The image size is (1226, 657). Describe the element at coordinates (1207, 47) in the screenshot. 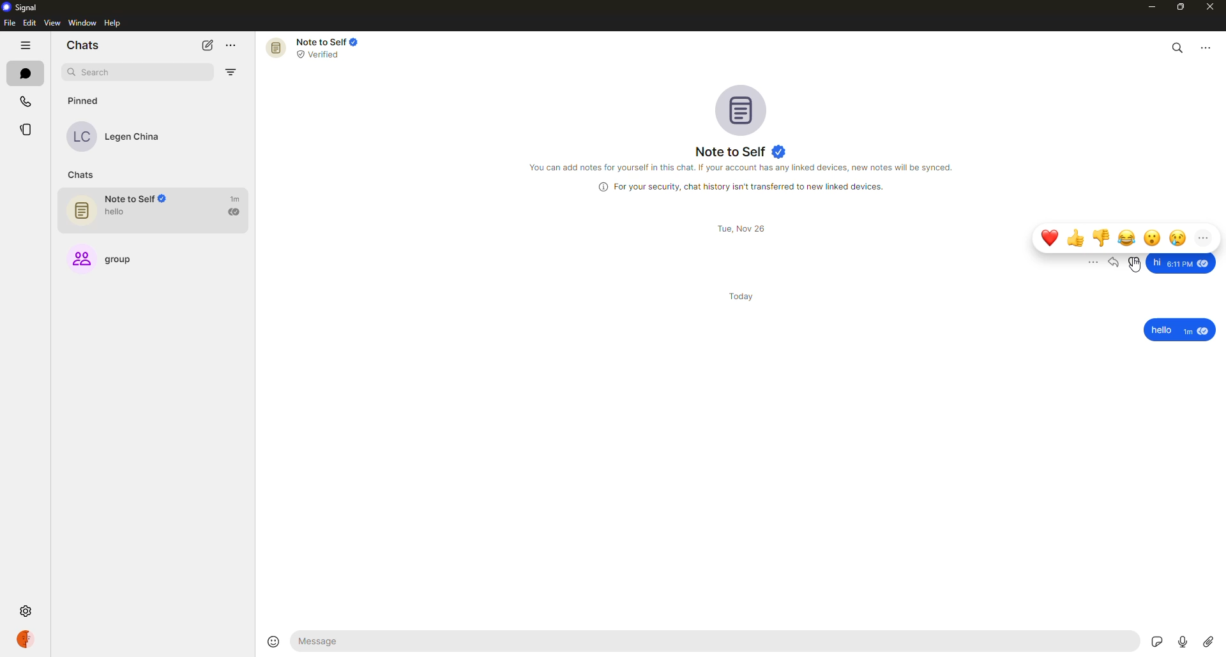

I see `more` at that location.